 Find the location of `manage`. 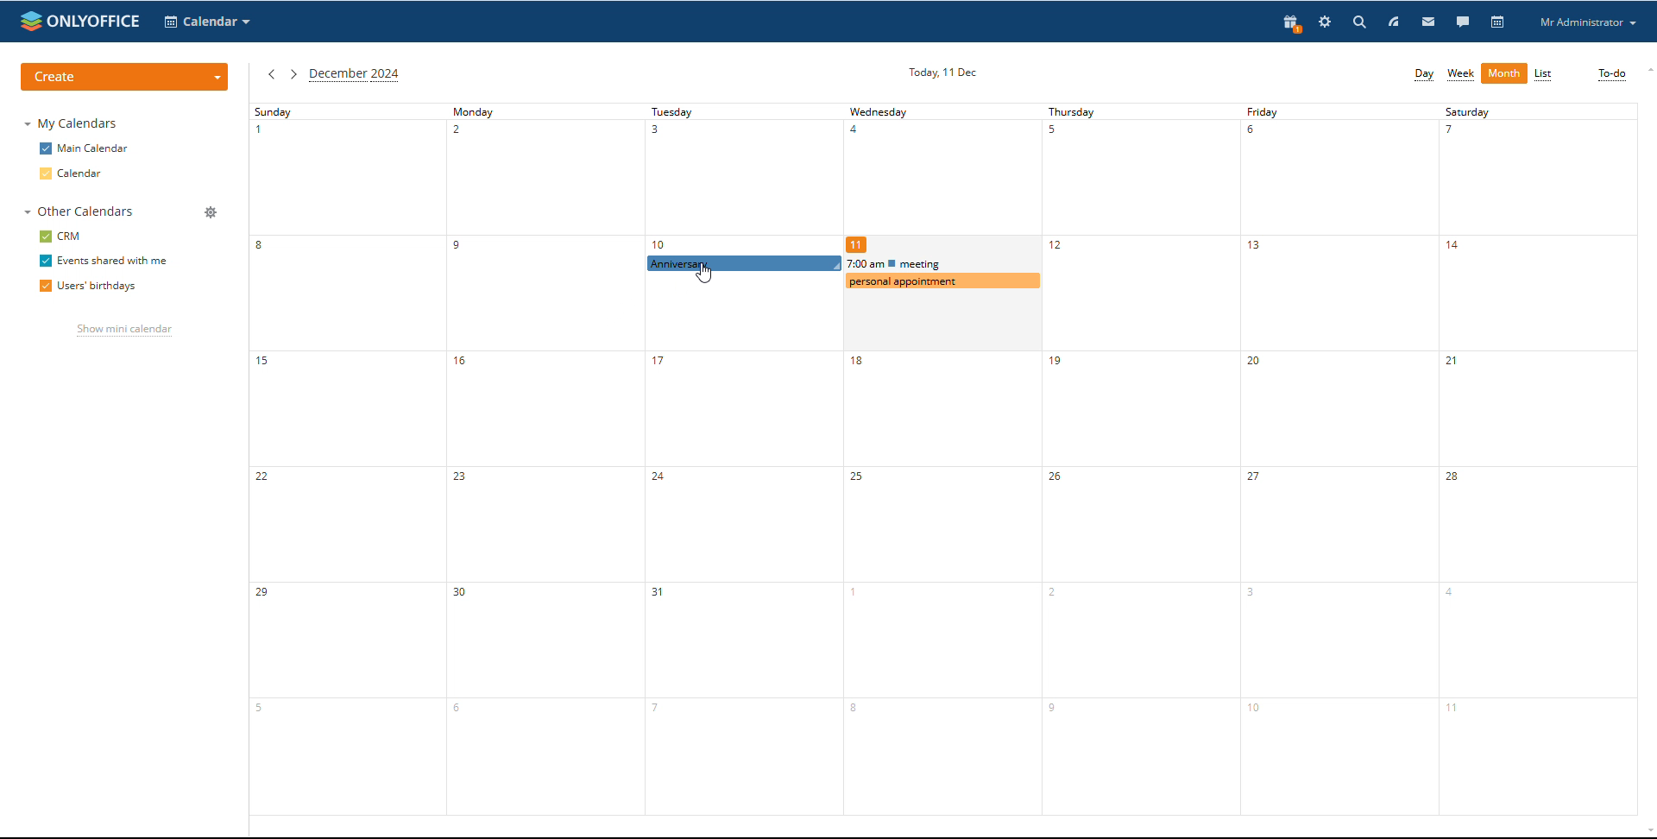

manage is located at coordinates (210, 212).